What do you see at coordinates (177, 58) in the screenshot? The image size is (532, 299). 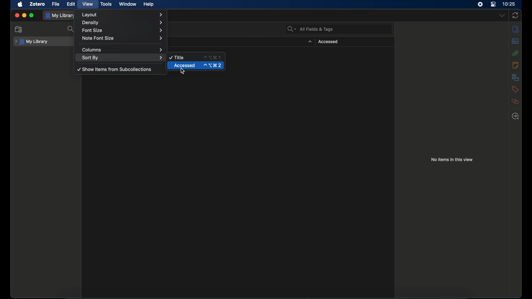 I see `title` at bounding box center [177, 58].